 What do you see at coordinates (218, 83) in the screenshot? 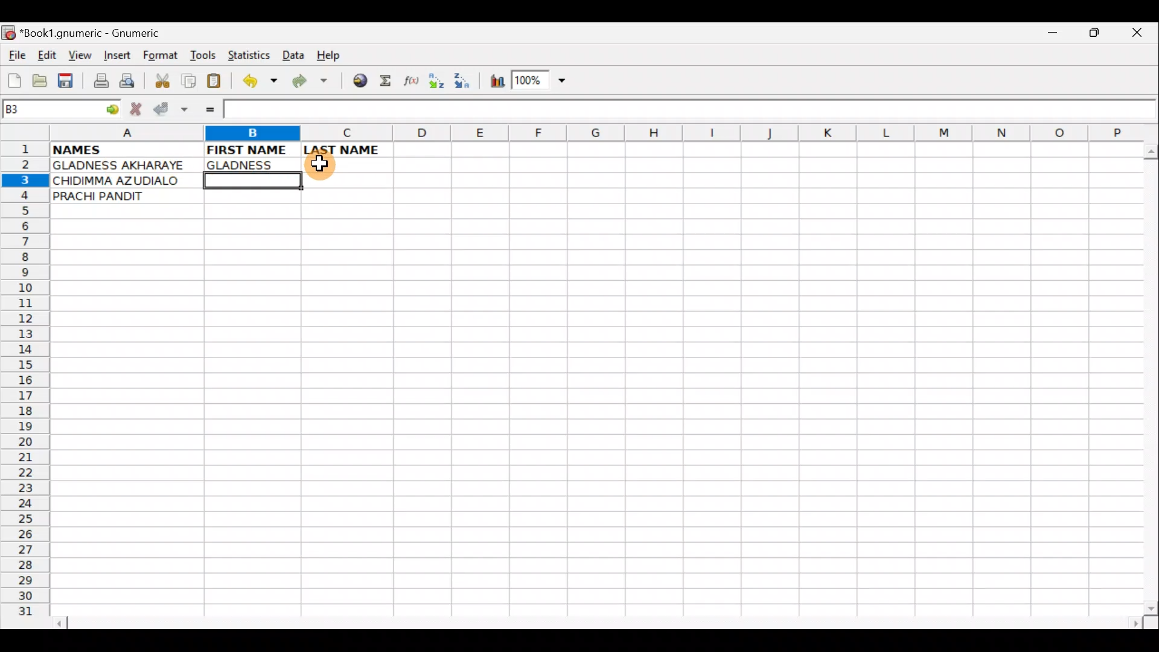
I see `Paste clipboard` at bounding box center [218, 83].